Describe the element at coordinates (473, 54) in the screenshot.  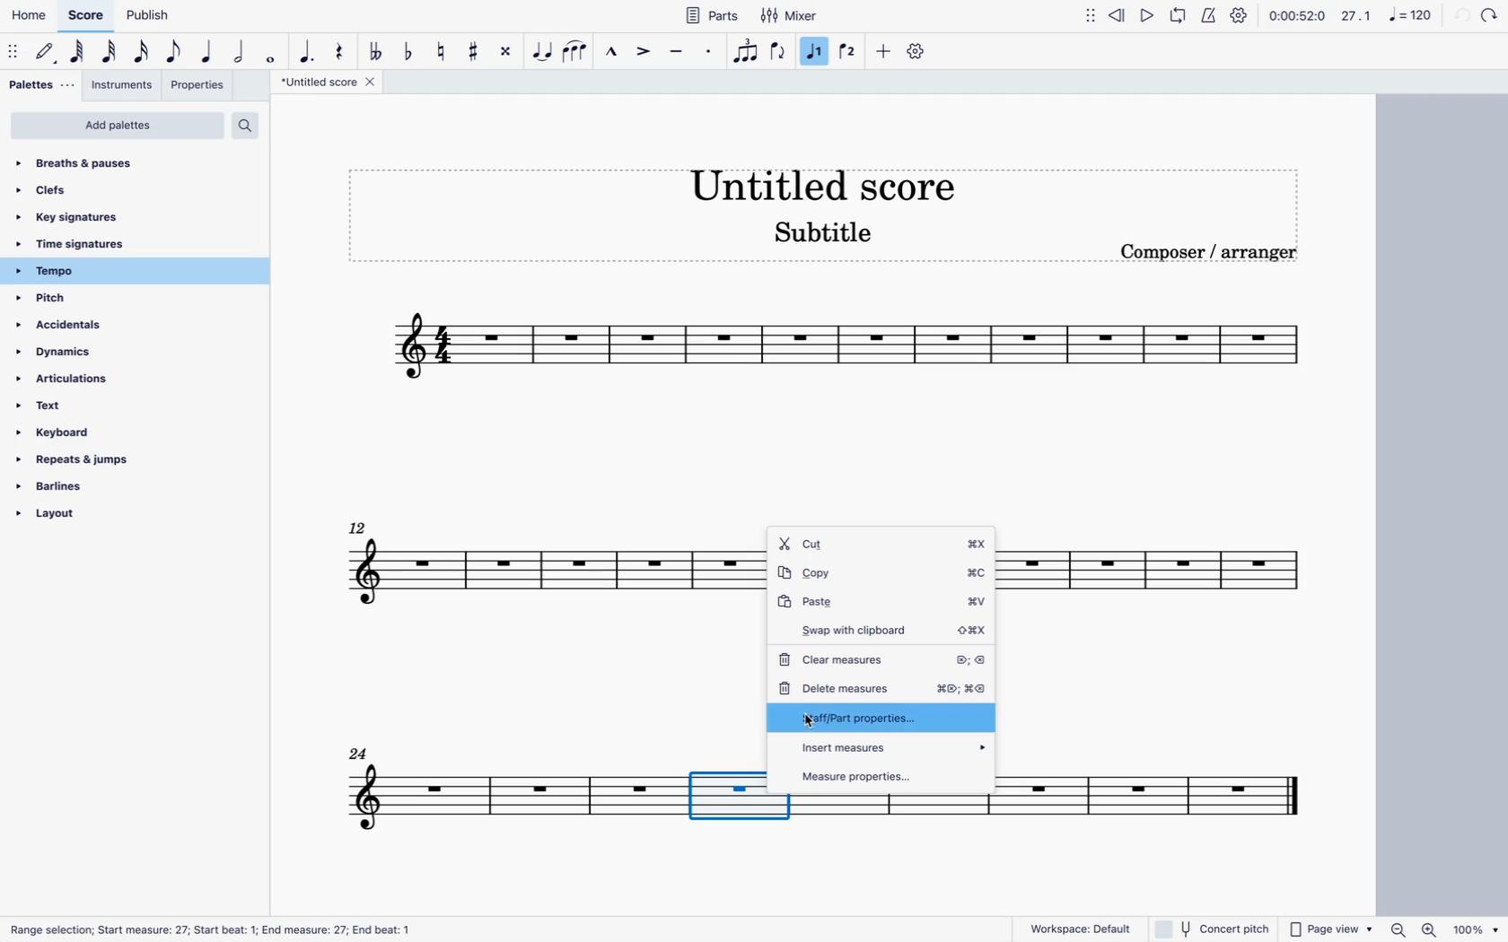
I see `toggle sharp` at that location.